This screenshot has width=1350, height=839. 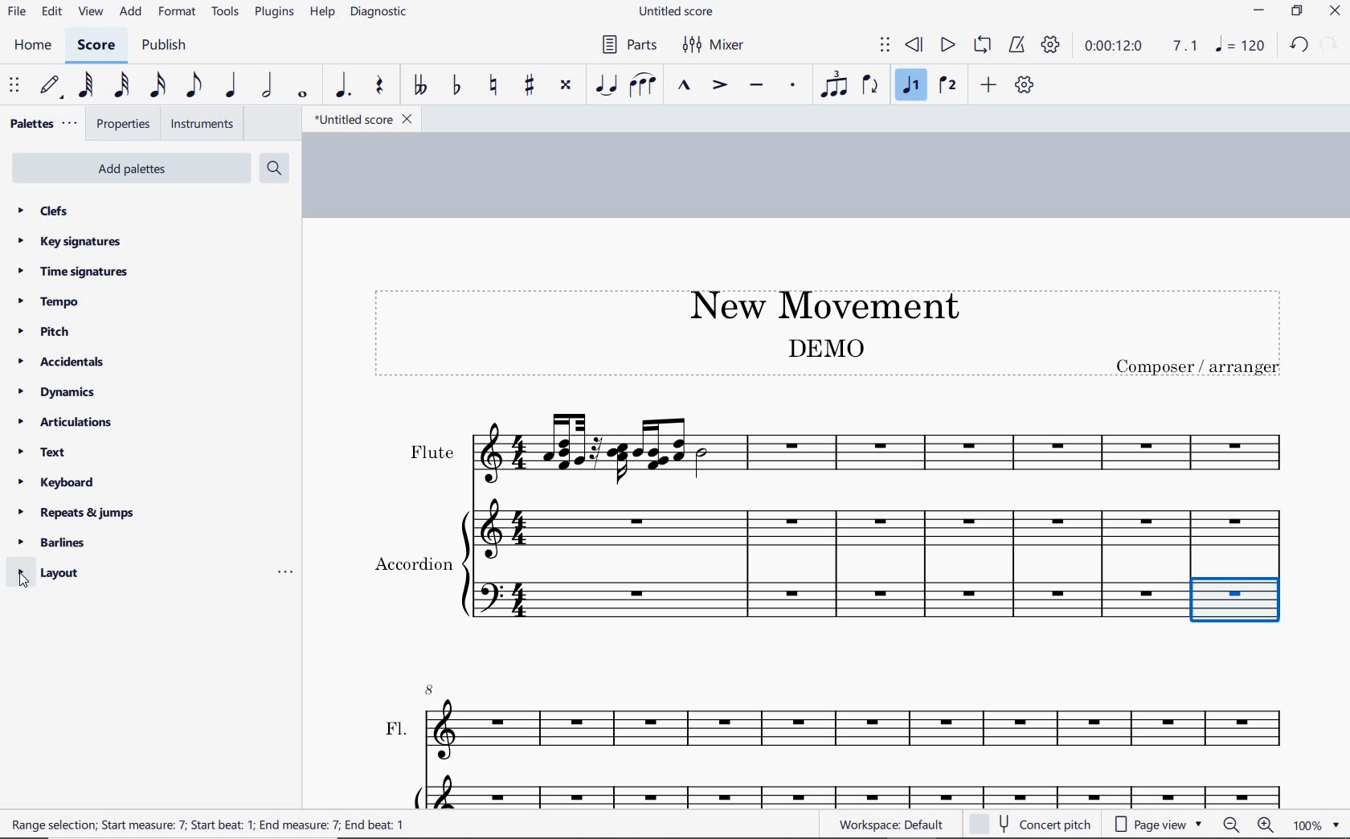 I want to click on format, so click(x=178, y=11).